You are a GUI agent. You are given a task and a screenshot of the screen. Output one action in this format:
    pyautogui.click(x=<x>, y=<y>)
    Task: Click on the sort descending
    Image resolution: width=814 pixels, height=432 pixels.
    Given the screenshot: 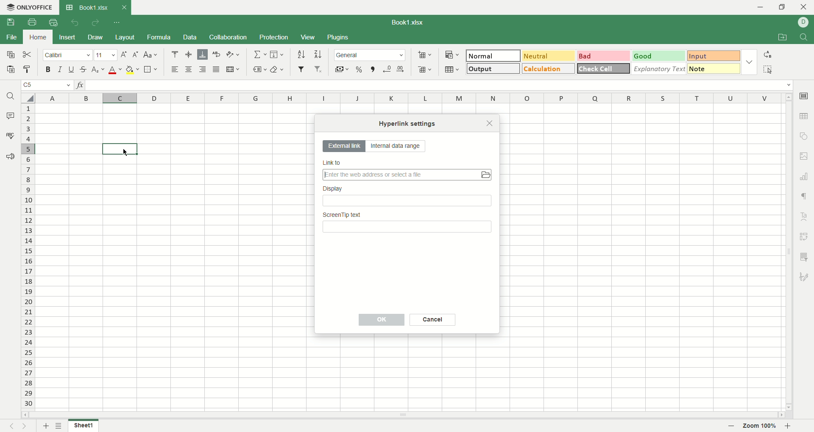 What is the action you would take?
    pyautogui.click(x=318, y=54)
    